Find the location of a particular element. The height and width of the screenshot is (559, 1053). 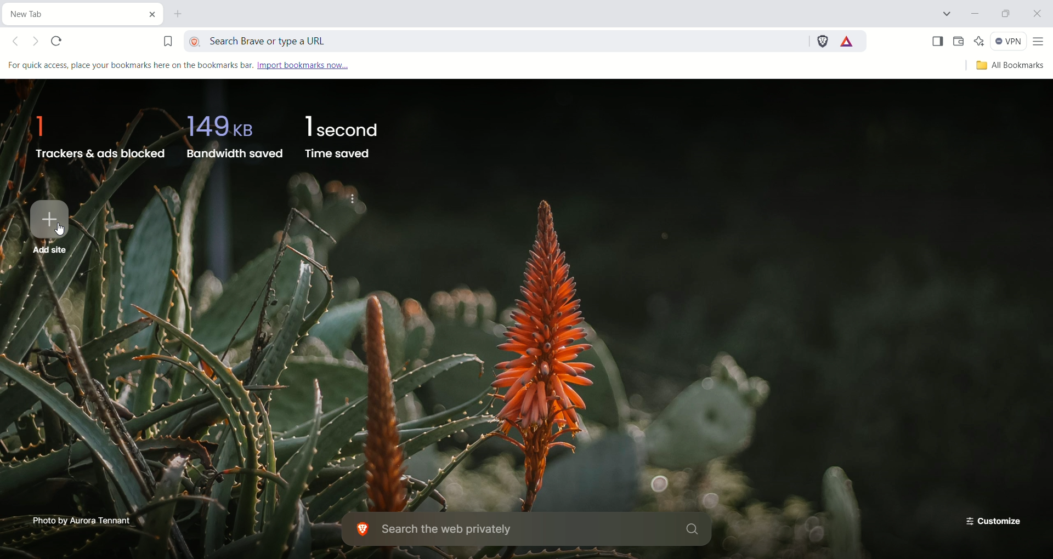

customize and control brave is located at coordinates (1040, 42).